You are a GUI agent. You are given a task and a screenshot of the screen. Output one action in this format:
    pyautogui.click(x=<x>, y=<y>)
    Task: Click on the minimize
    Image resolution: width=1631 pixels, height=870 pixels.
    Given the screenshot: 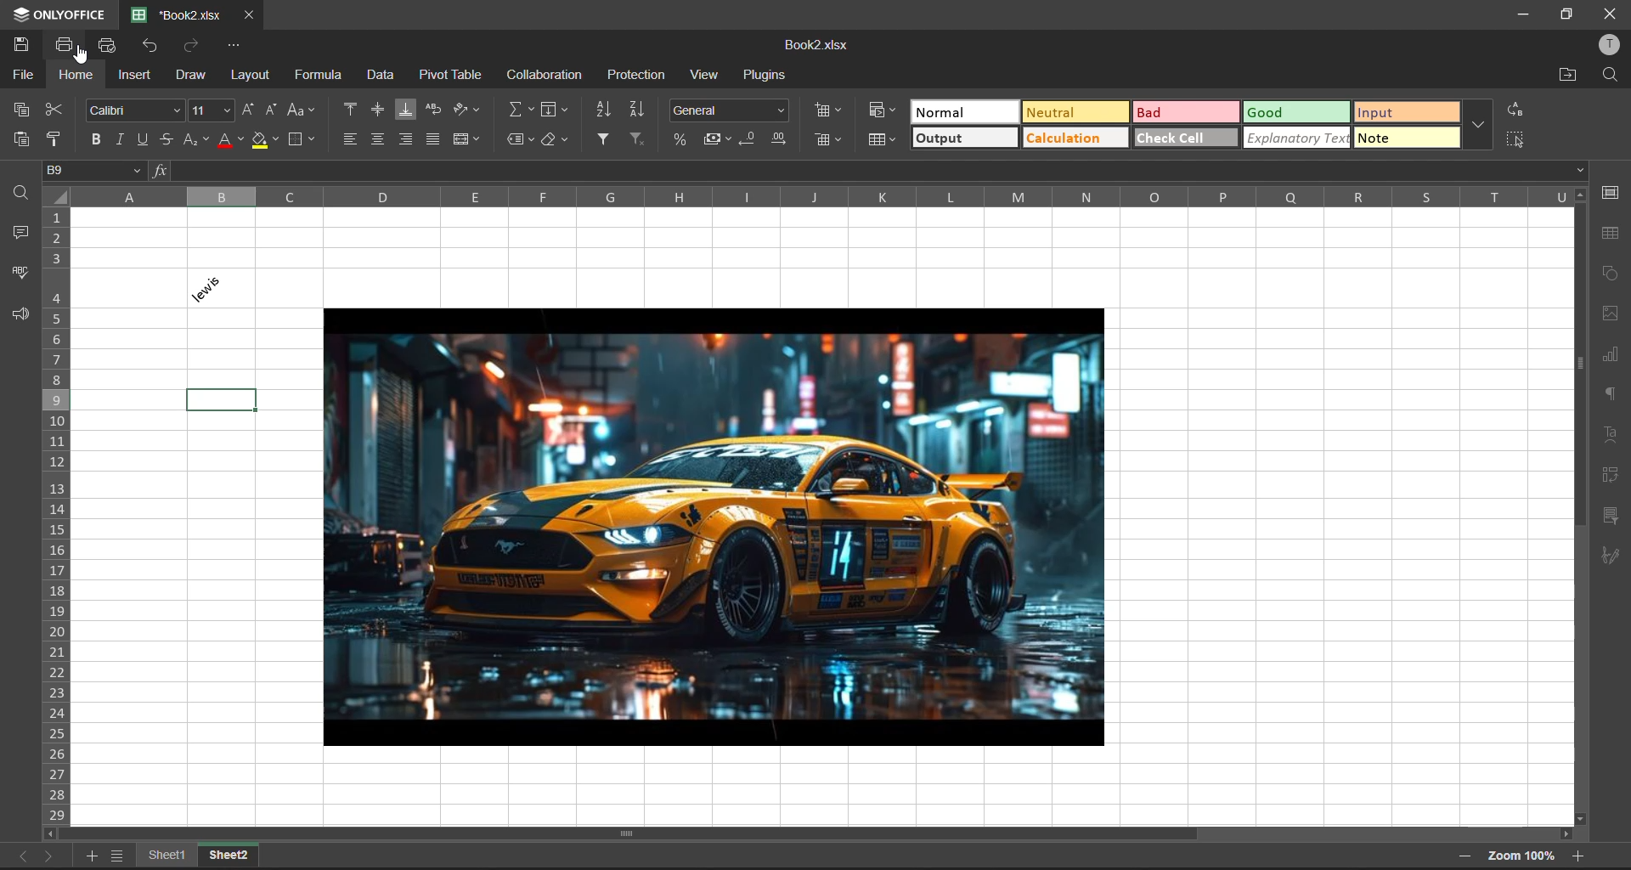 What is the action you would take?
    pyautogui.click(x=1520, y=13)
    